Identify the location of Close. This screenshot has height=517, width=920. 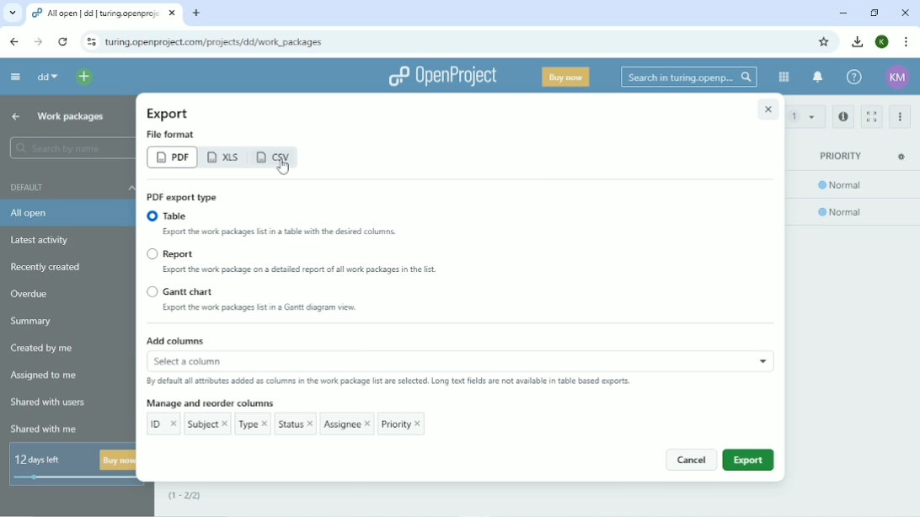
(768, 109).